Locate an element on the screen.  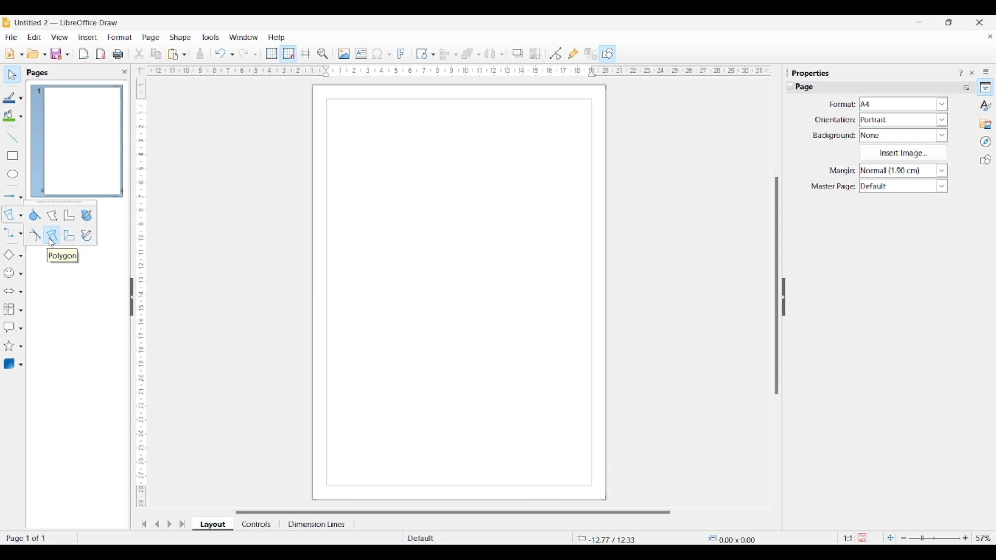
Connector options is located at coordinates (21, 233).